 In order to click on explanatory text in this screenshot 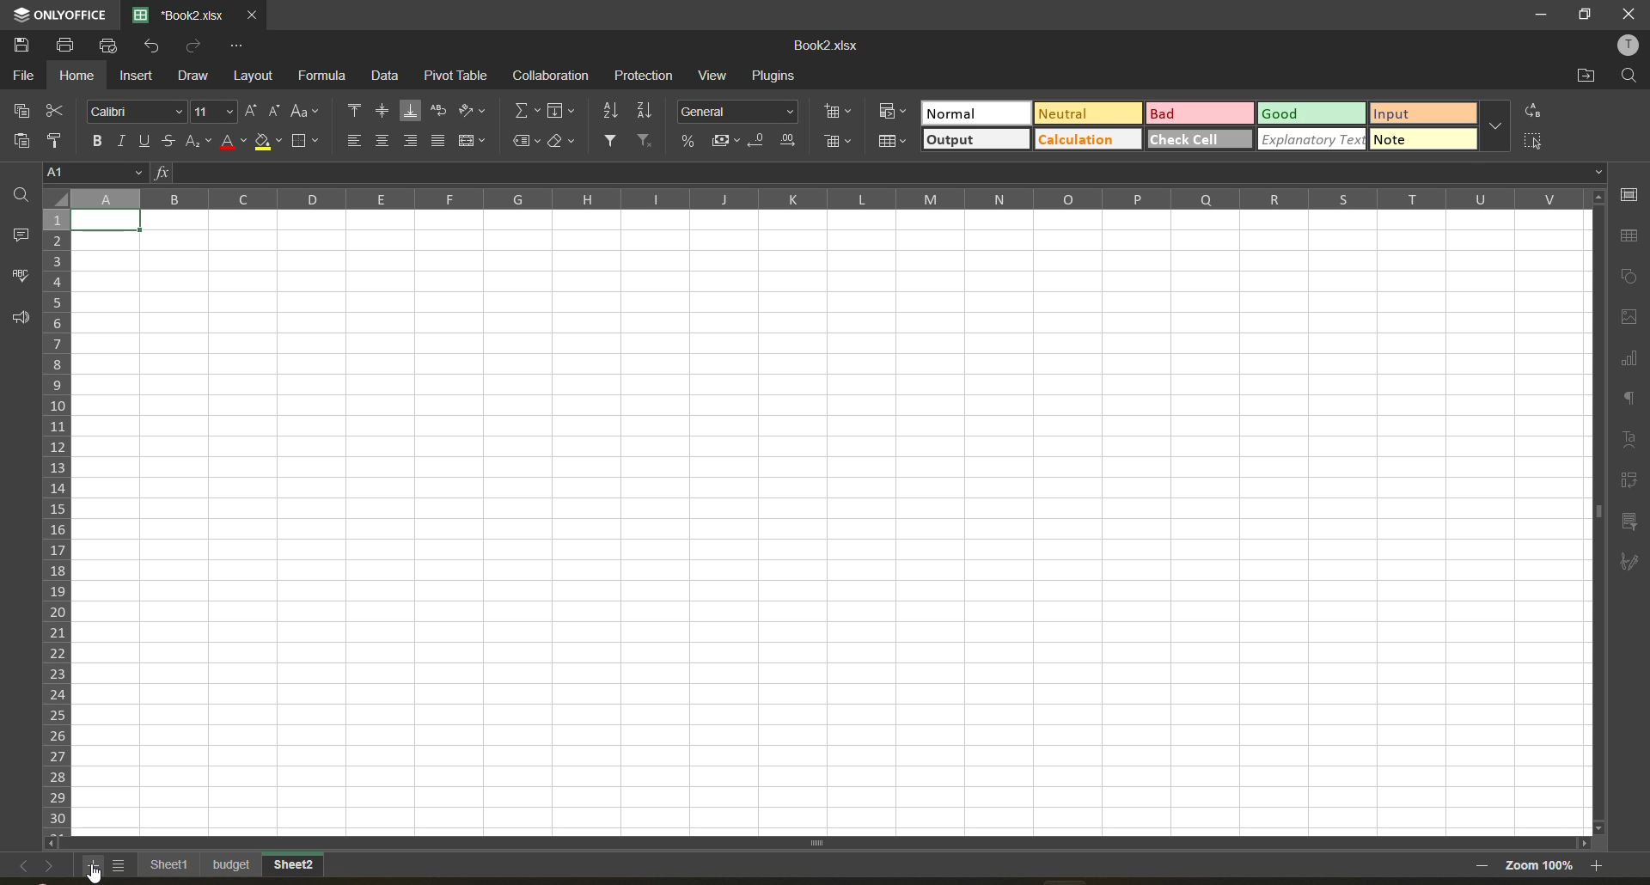, I will do `click(1311, 140)`.